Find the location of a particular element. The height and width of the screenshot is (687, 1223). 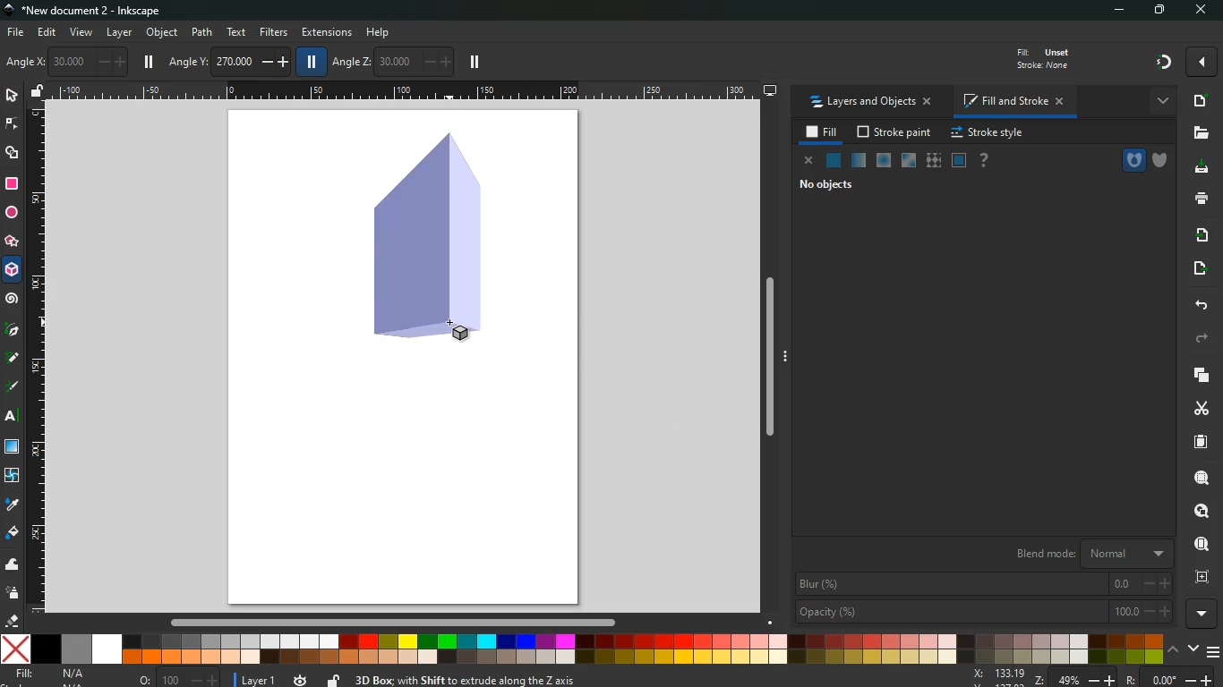

minimize is located at coordinates (1124, 11).